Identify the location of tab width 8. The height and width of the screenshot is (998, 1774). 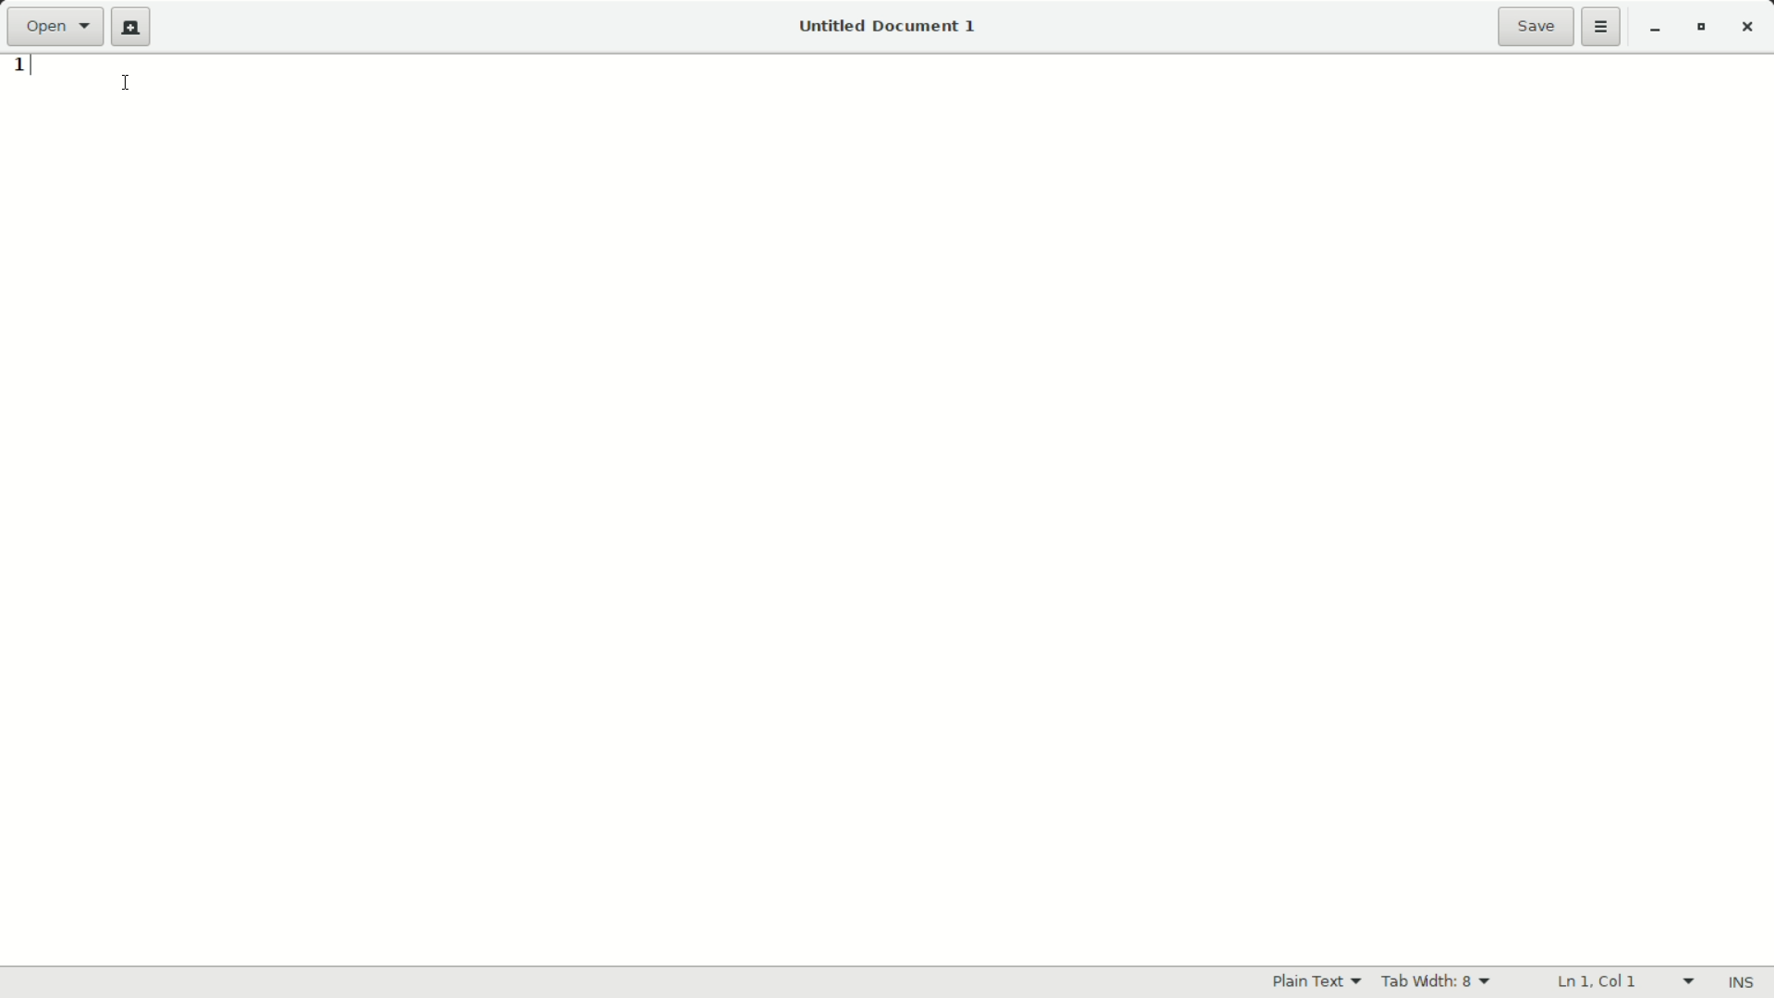
(1438, 983).